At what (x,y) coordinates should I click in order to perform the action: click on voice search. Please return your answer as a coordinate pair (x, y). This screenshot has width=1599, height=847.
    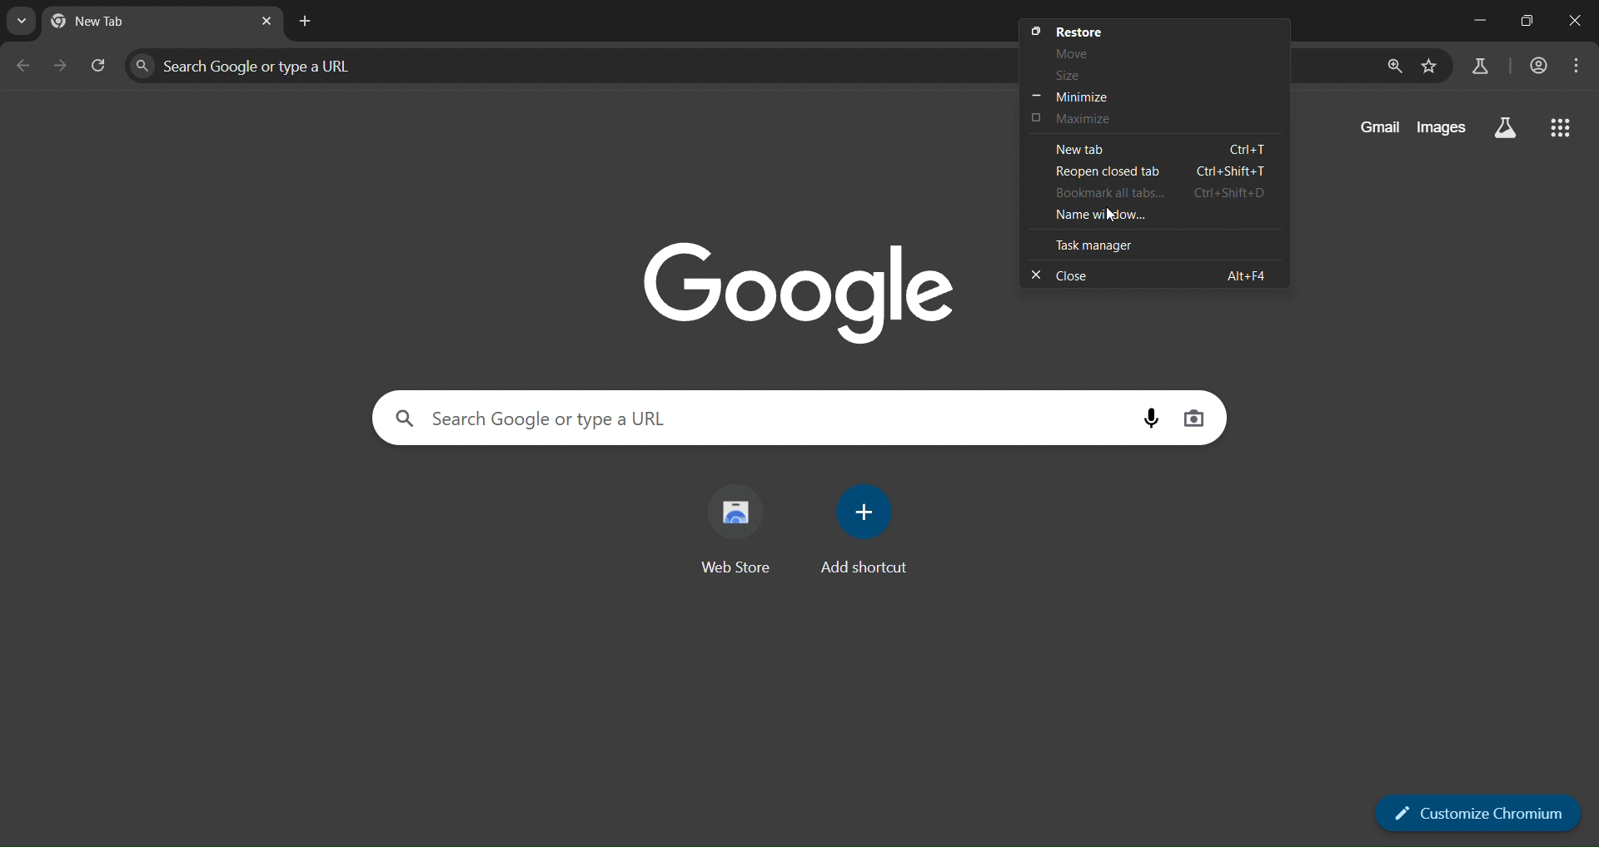
    Looking at the image, I should click on (1148, 416).